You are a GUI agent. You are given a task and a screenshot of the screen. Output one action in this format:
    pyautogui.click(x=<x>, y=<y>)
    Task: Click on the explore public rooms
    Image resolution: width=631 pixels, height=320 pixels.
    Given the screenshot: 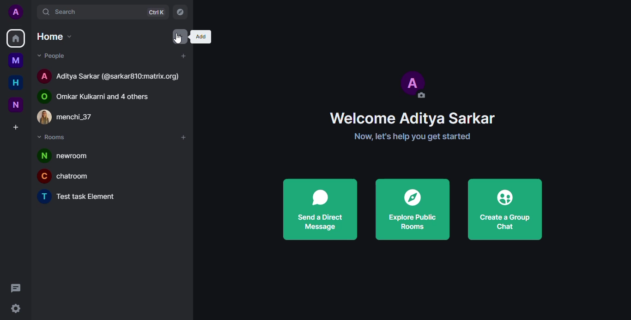 What is the action you would take?
    pyautogui.click(x=413, y=210)
    